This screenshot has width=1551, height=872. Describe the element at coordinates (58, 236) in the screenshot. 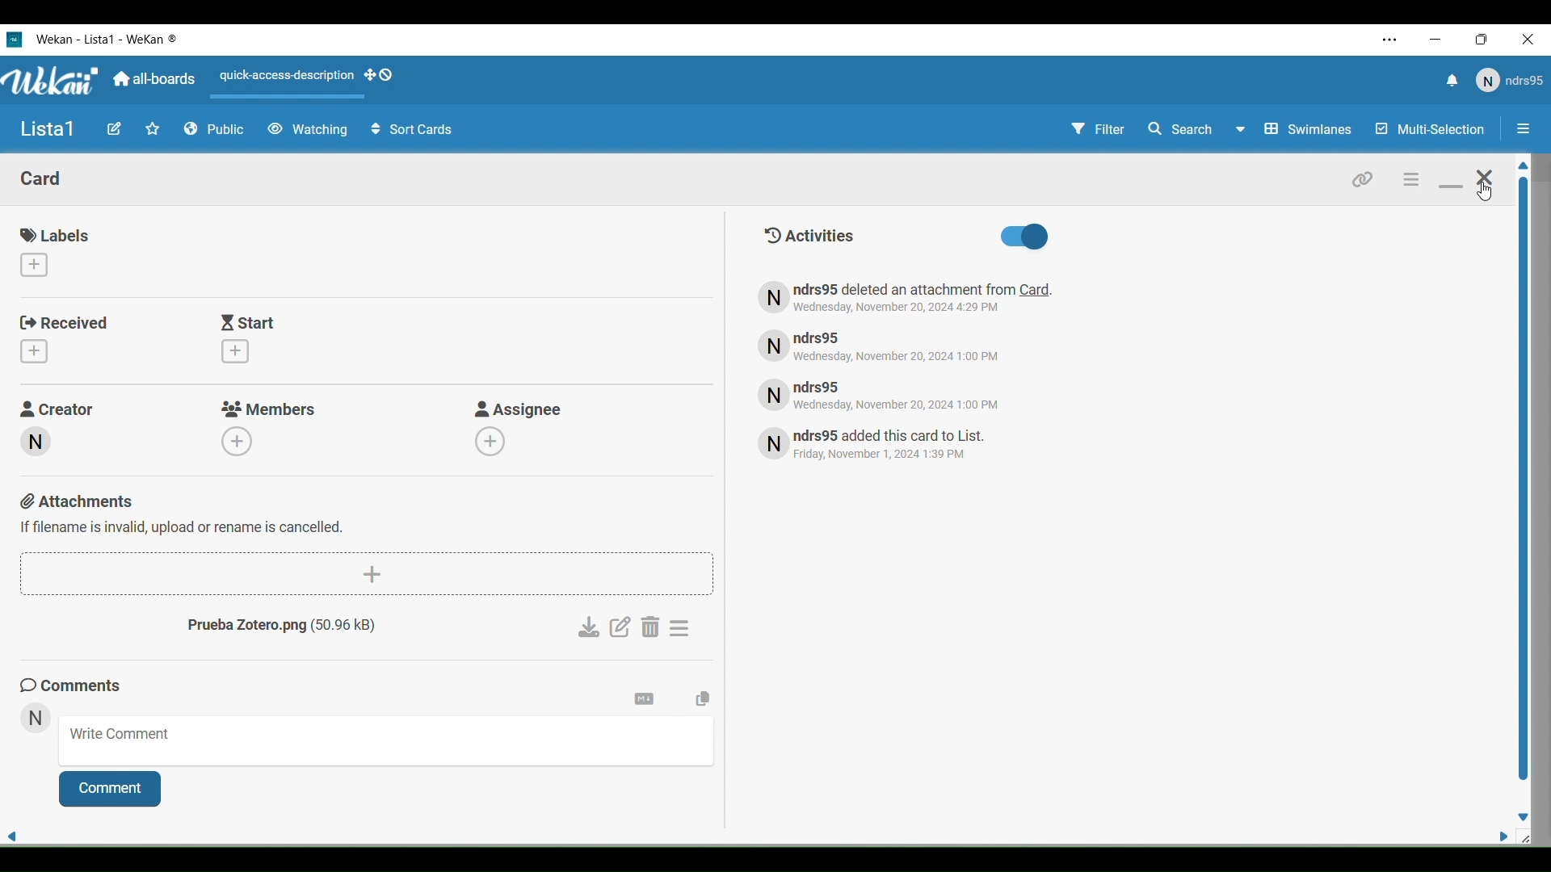

I see `Labels` at that location.